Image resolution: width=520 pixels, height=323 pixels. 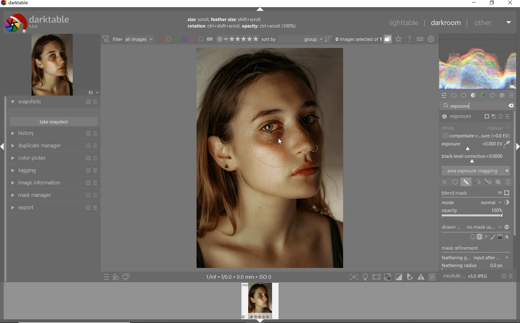 What do you see at coordinates (405, 22) in the screenshot?
I see `lighttable` at bounding box center [405, 22].